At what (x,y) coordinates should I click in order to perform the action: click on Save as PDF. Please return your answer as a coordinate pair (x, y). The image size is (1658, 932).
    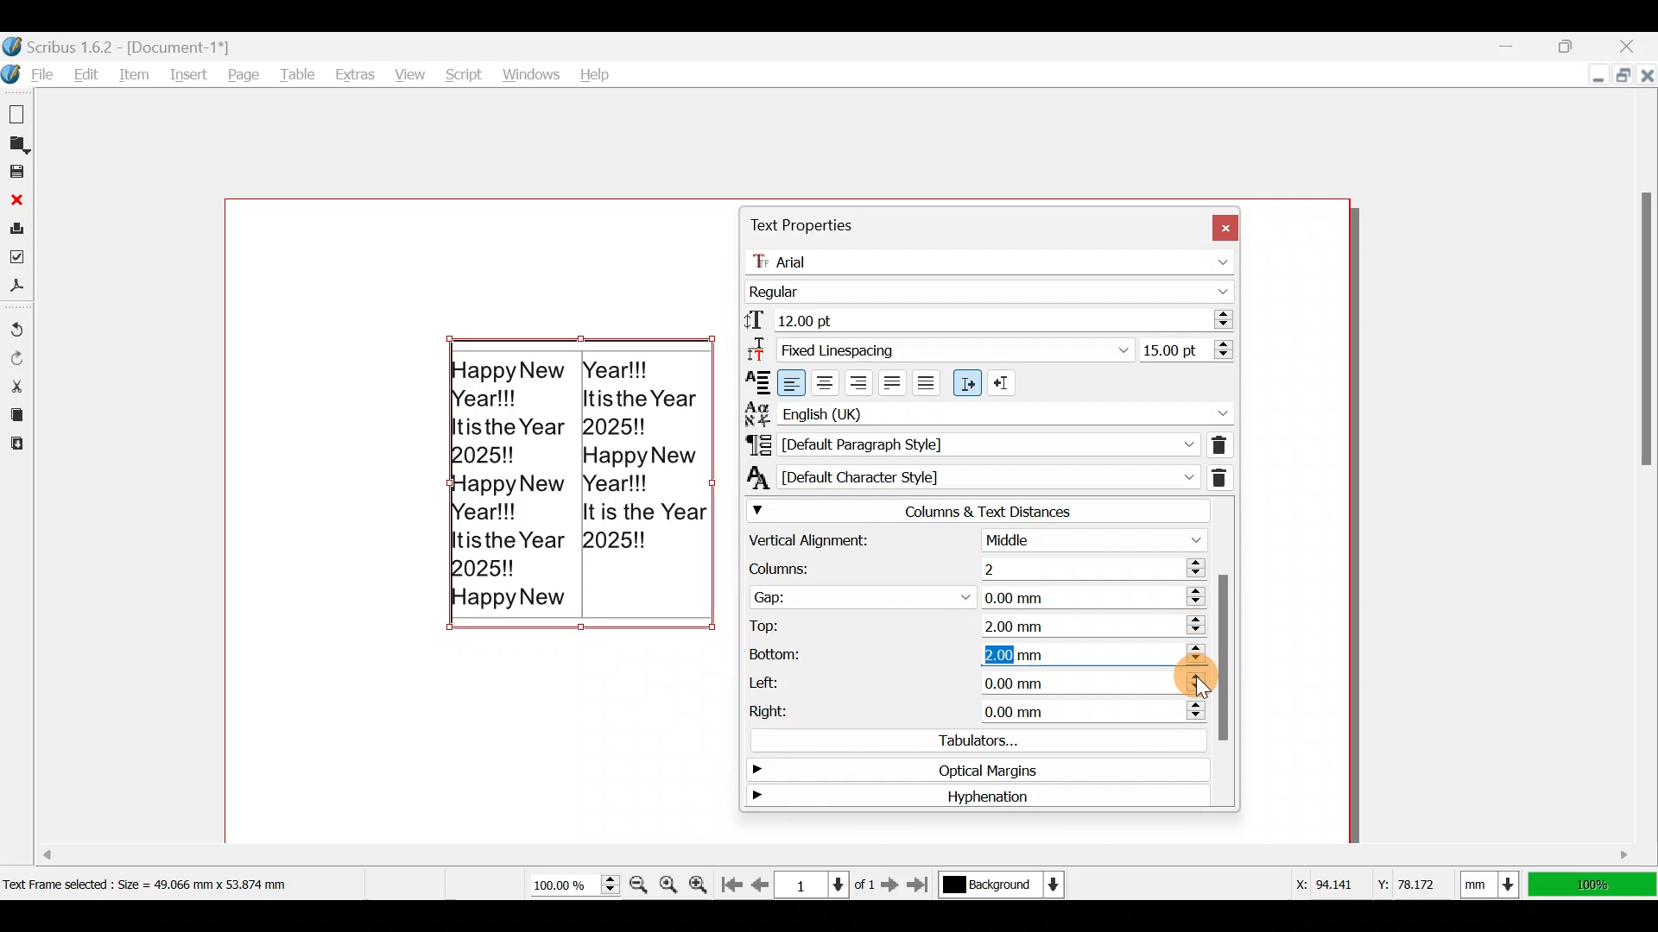
    Looking at the image, I should click on (20, 290).